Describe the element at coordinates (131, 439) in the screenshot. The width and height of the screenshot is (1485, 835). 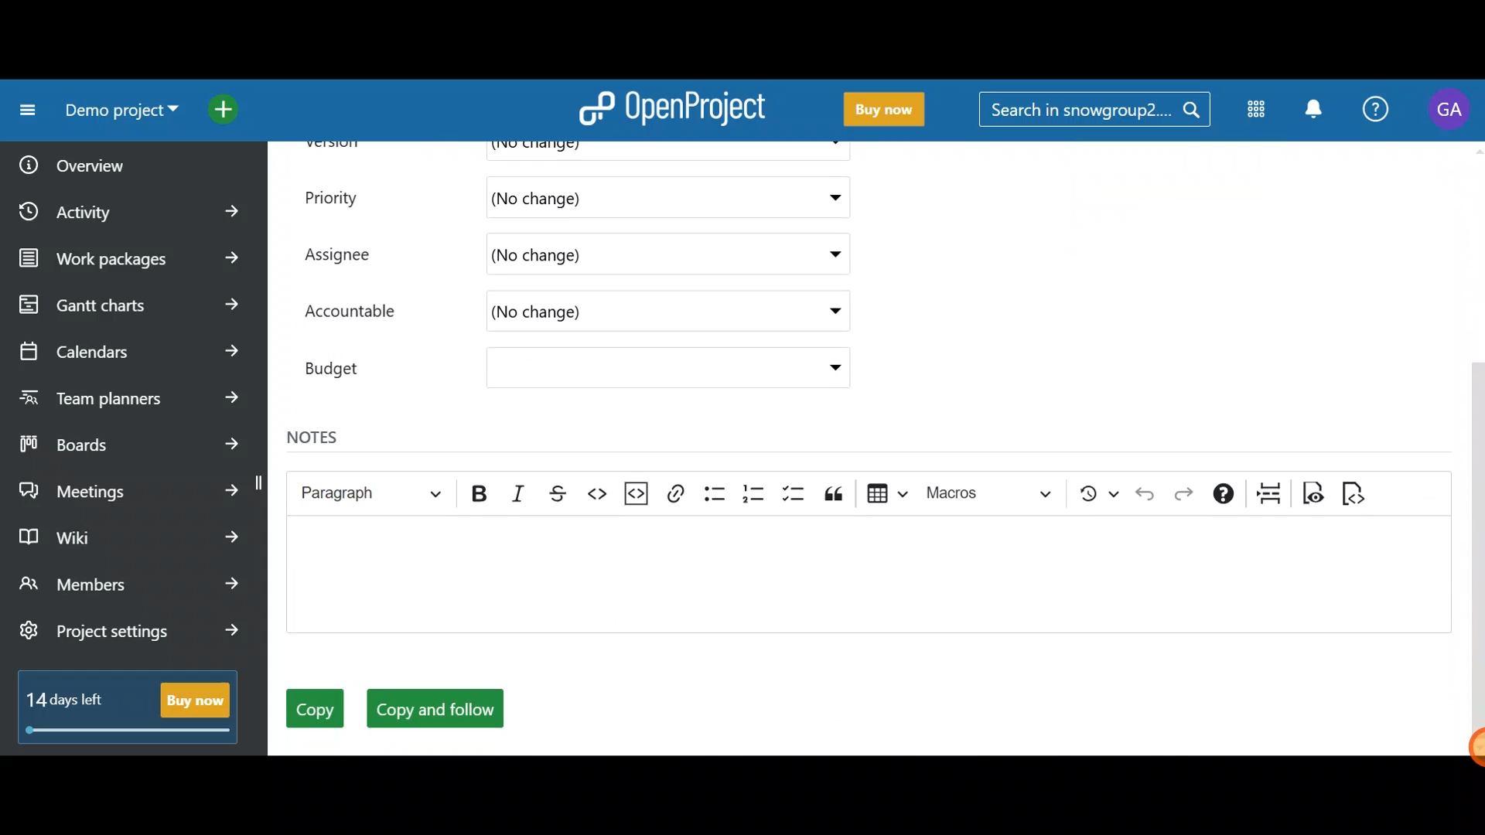
I see `Boards` at that location.